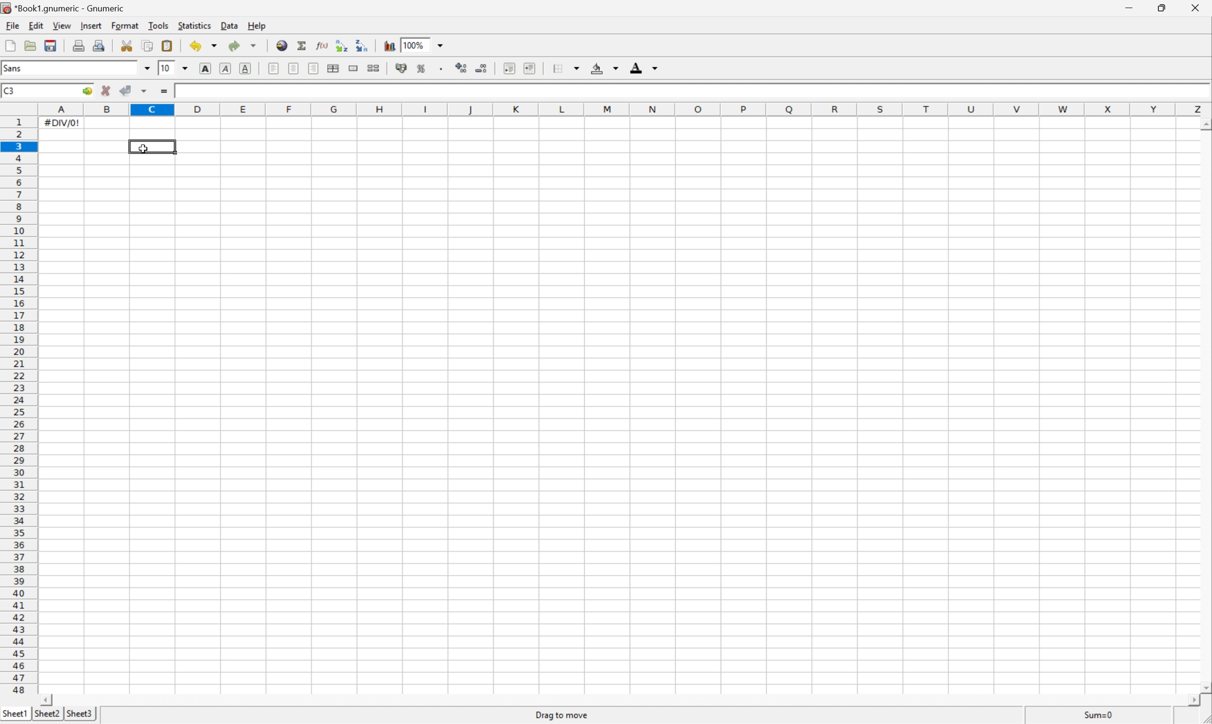 The width and height of the screenshot is (1212, 724). I want to click on Align left, so click(275, 69).